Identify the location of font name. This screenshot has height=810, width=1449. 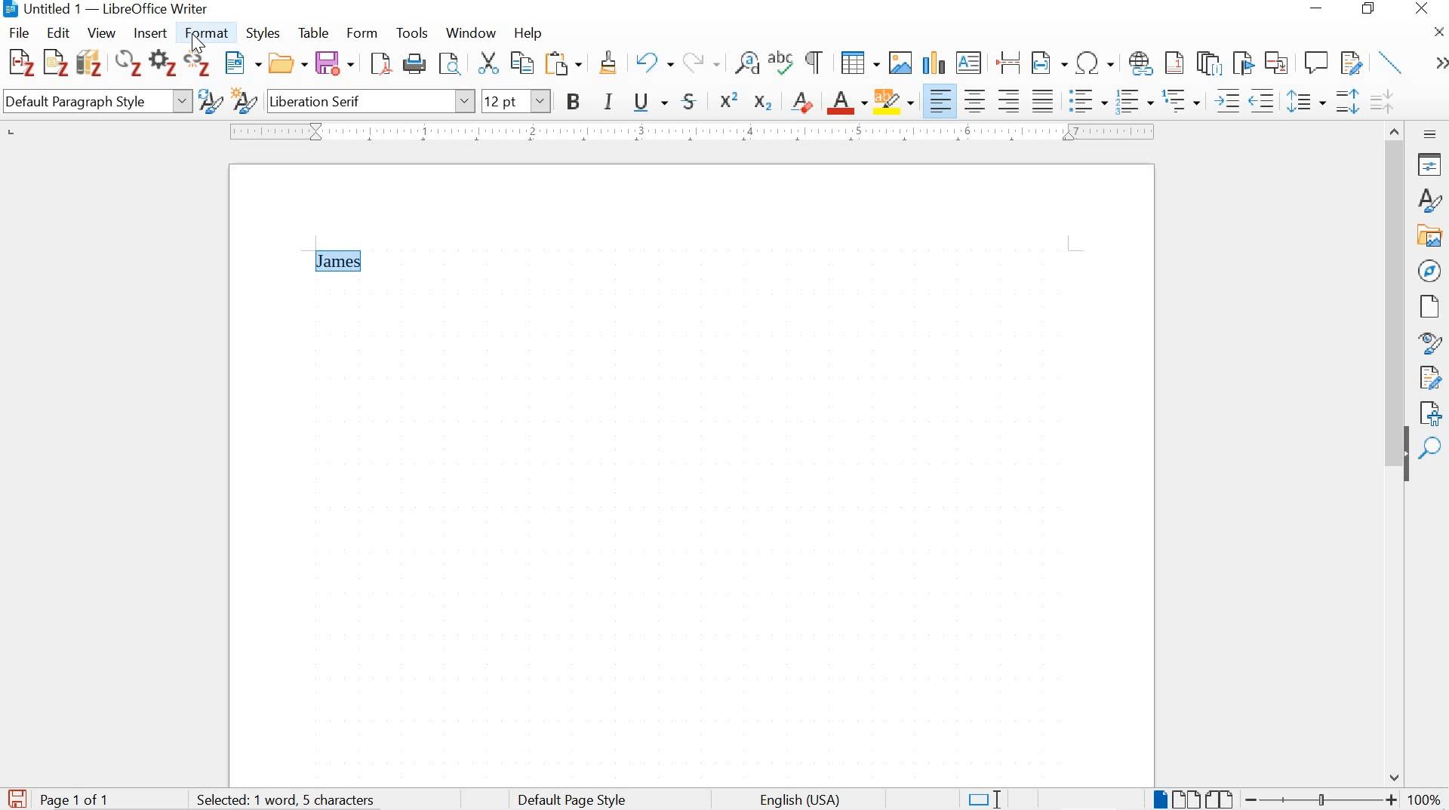
(370, 100).